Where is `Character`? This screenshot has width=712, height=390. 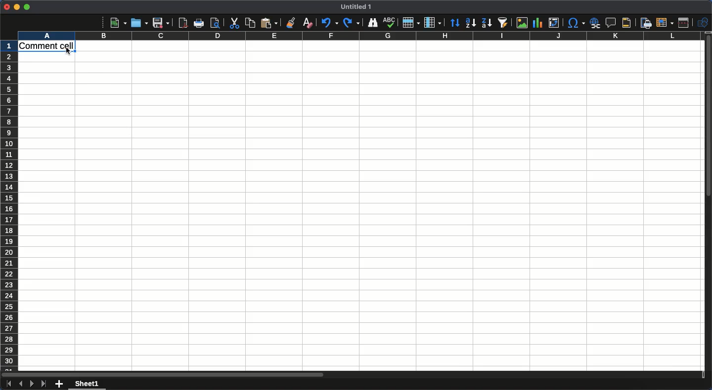 Character is located at coordinates (576, 24).